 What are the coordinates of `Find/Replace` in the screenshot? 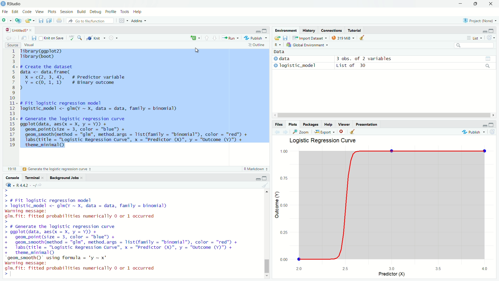 It's located at (80, 37).